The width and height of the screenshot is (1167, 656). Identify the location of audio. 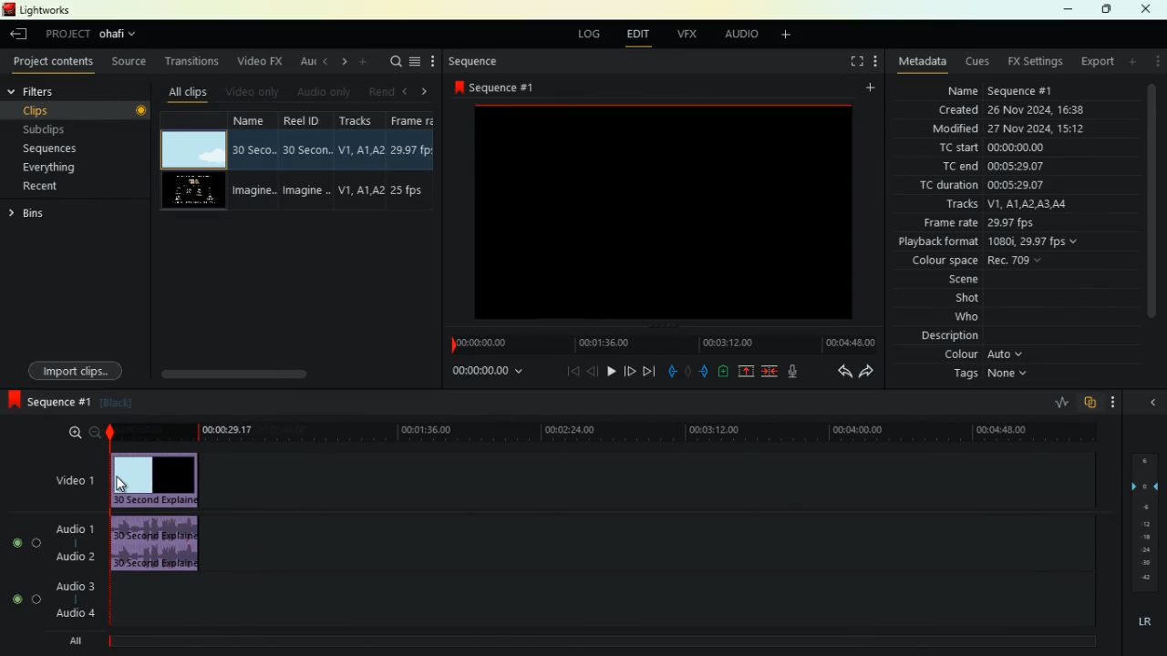
(736, 36).